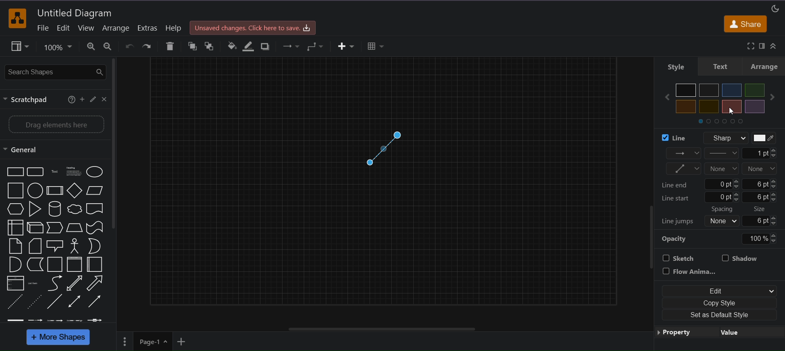  I want to click on page 1, so click(154, 341).